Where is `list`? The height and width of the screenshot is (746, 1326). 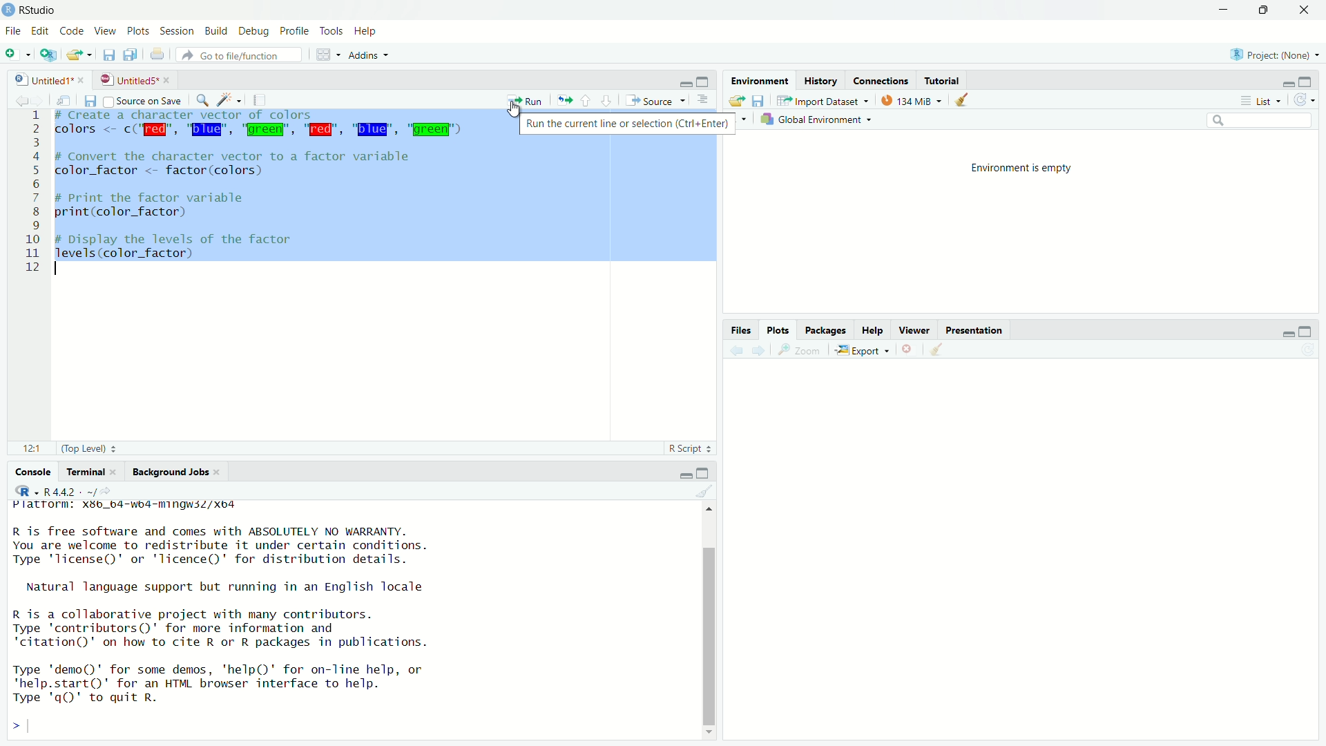
list is located at coordinates (1259, 101).